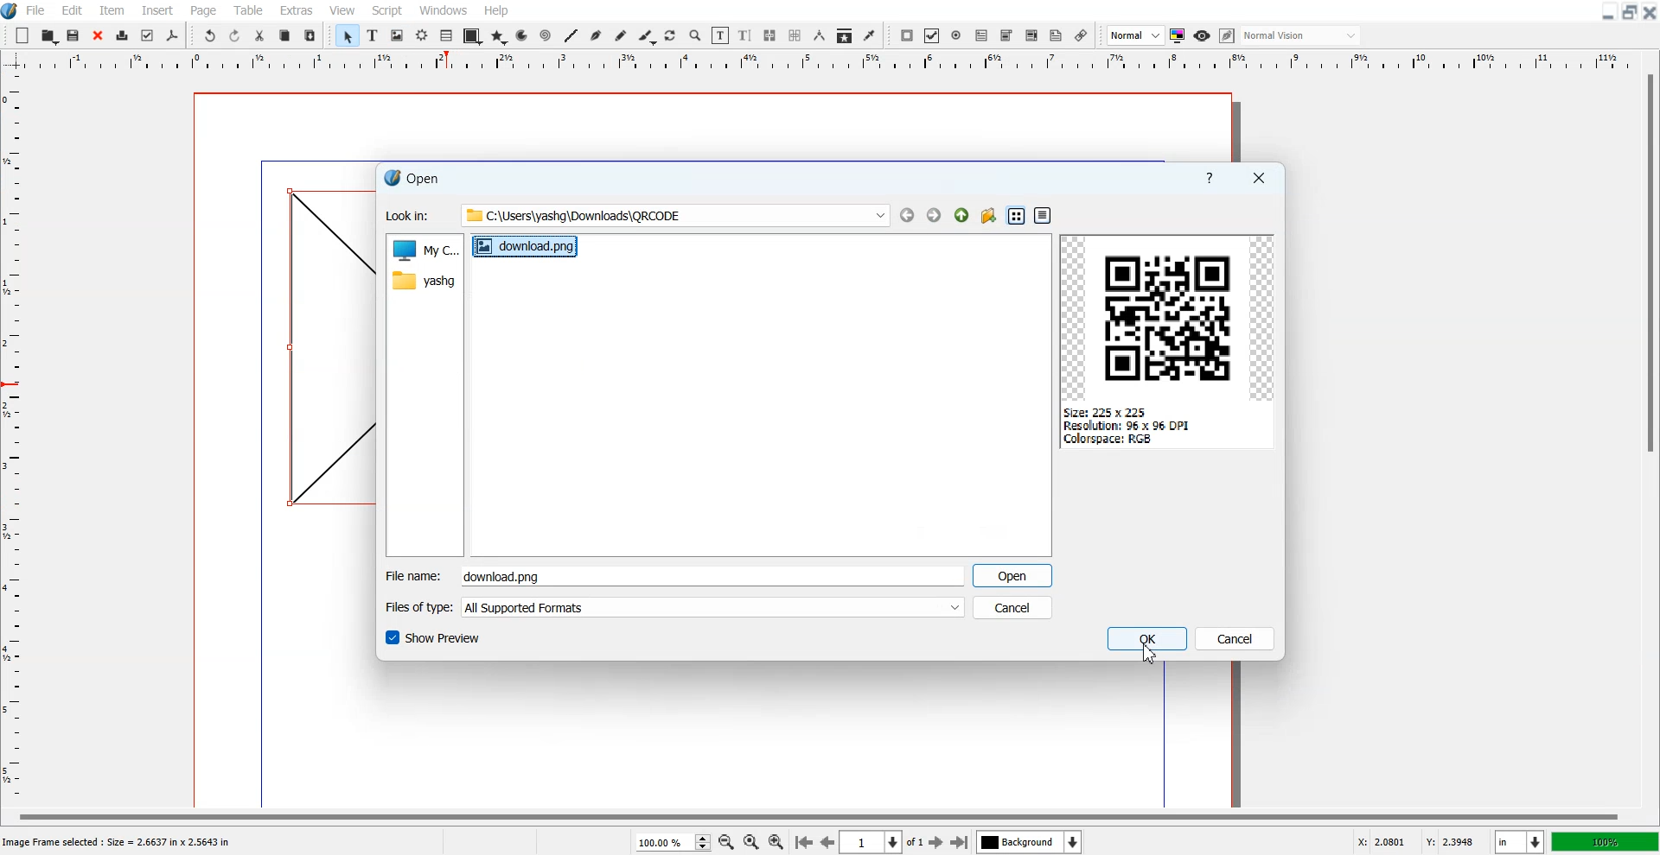 The height and width of the screenshot is (855, 1660). What do you see at coordinates (575, 215) in the screenshot?
I see `“1 C:\Users\yashg\Downloads\QRCODE` at bounding box center [575, 215].